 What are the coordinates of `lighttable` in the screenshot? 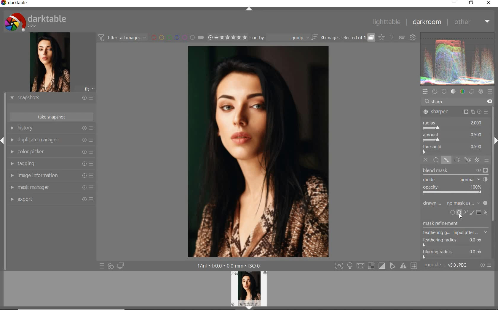 It's located at (387, 22).